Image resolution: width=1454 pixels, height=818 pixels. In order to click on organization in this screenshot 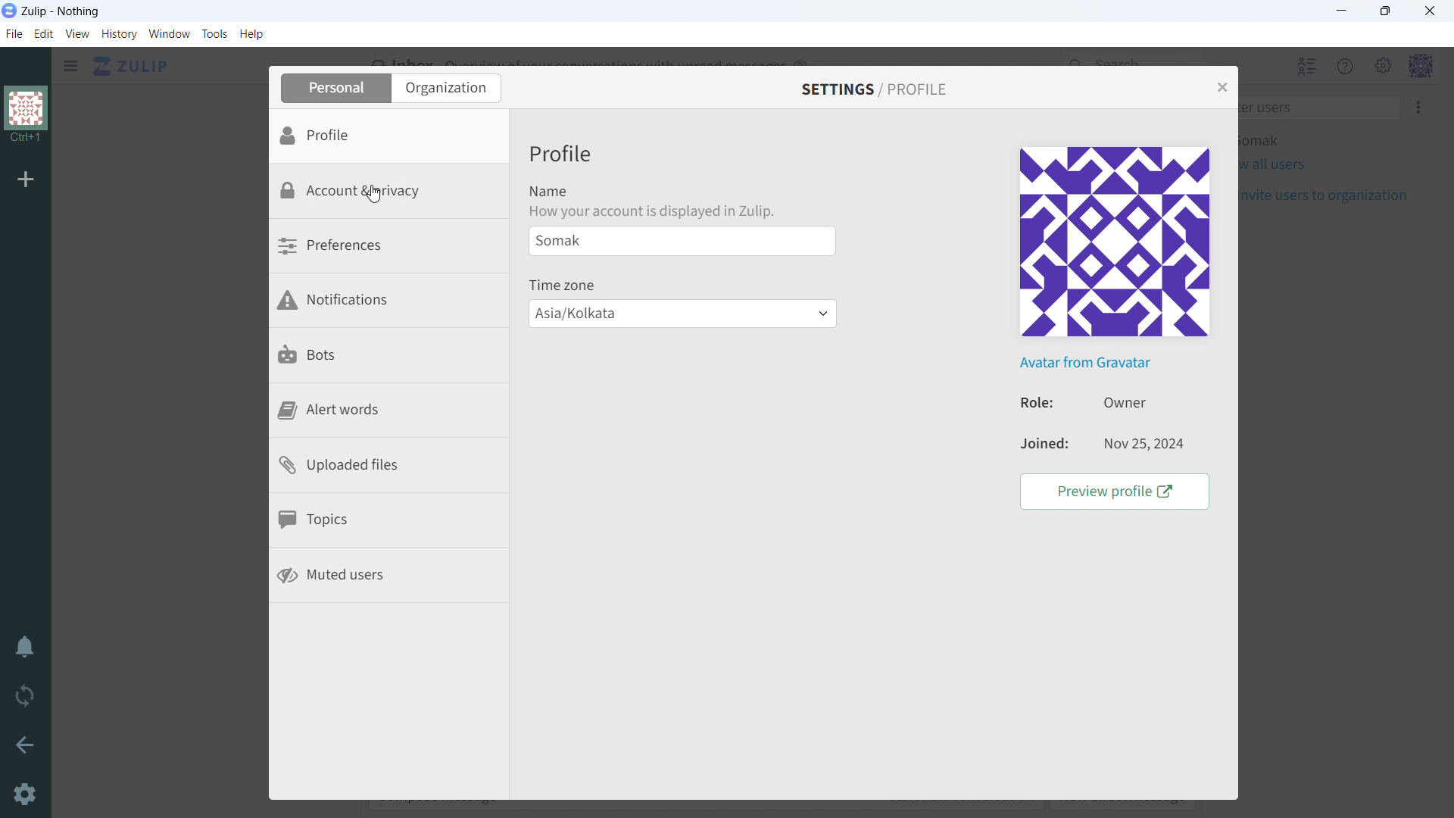, I will do `click(27, 116)`.